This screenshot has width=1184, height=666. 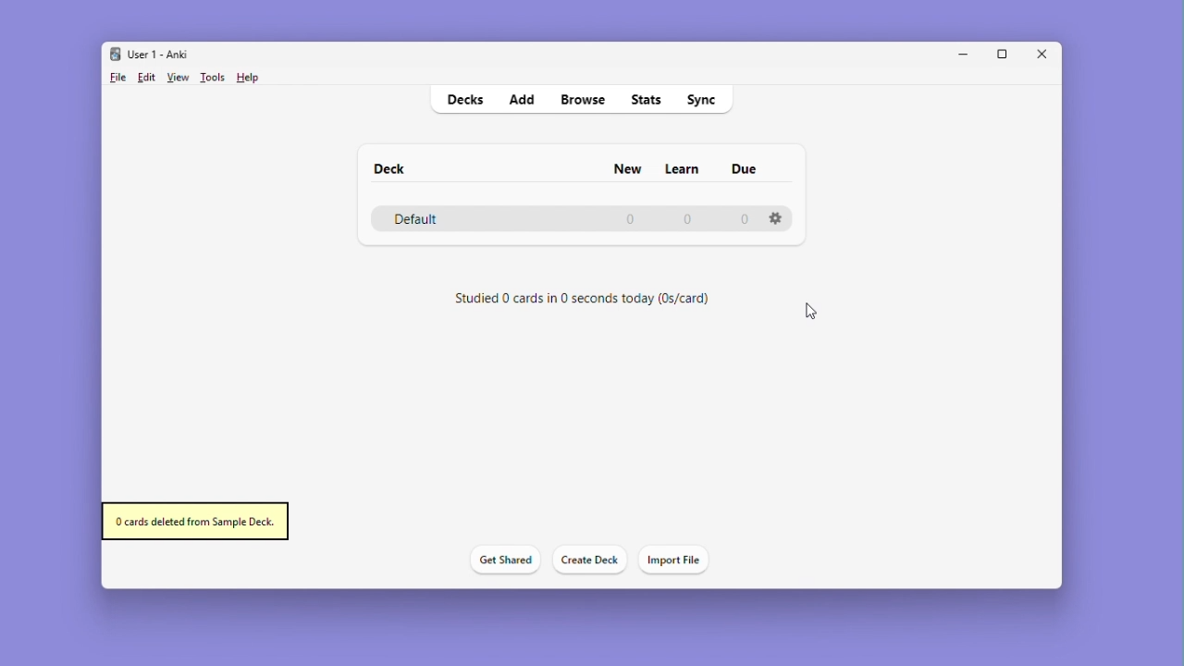 What do you see at coordinates (245, 79) in the screenshot?
I see `Help ` at bounding box center [245, 79].